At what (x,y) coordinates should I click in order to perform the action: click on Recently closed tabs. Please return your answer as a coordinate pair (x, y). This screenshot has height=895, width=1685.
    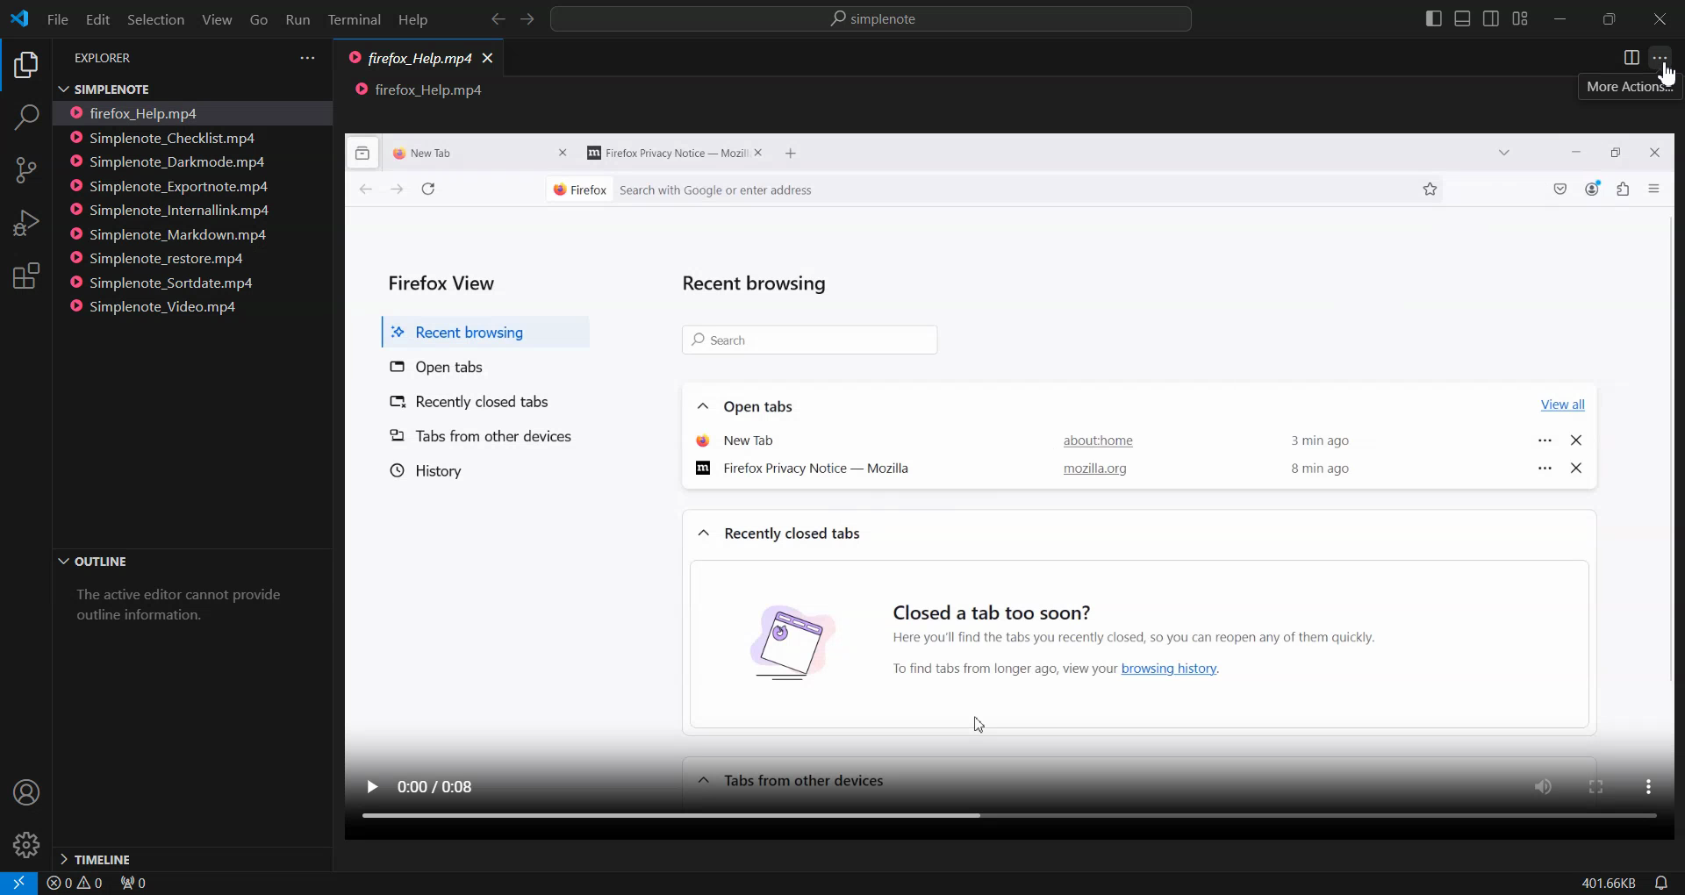
    Looking at the image, I should click on (492, 400).